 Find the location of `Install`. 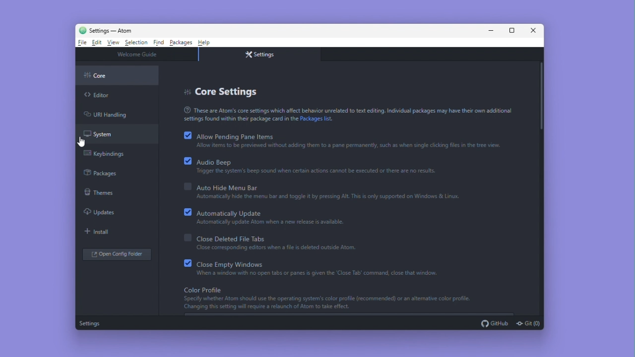

Install is located at coordinates (100, 232).